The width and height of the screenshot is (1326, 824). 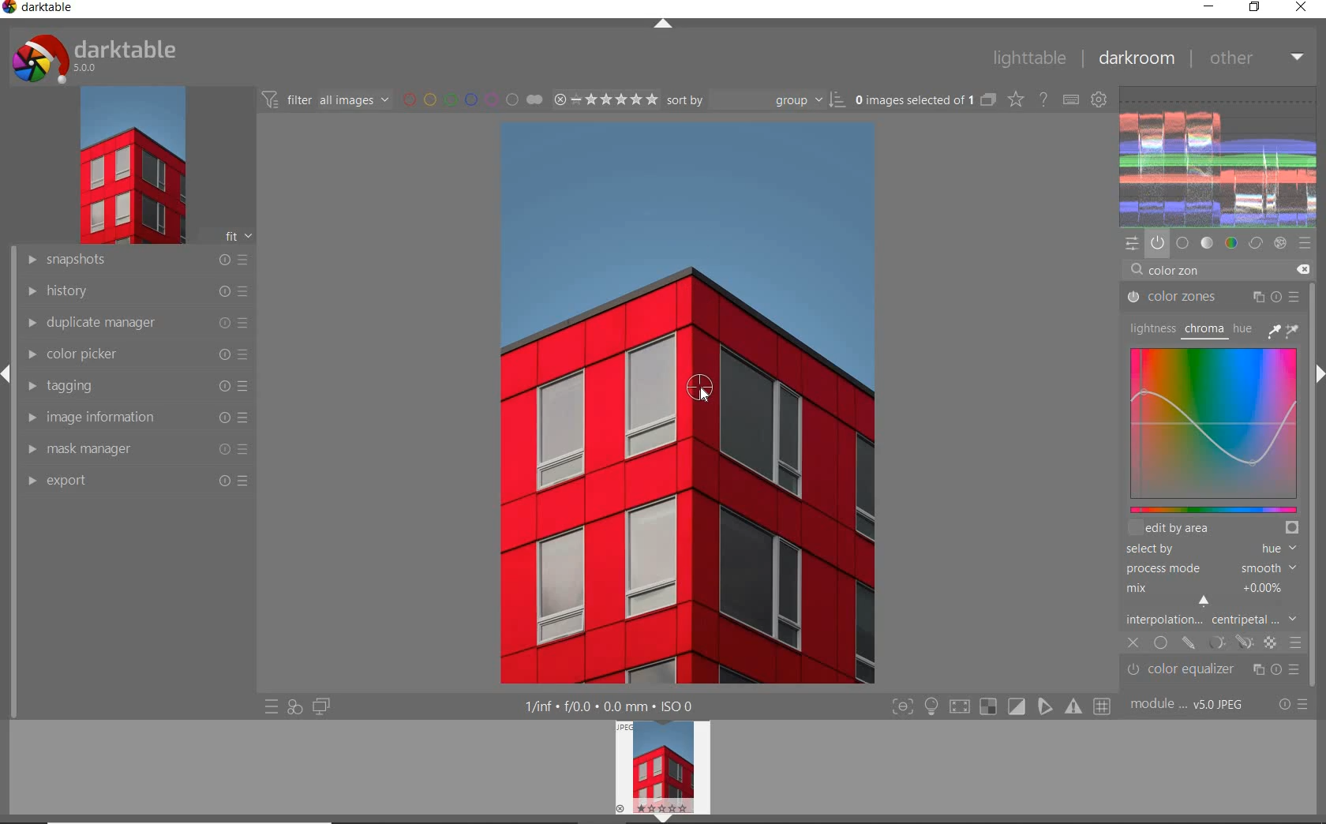 I want to click on mask manager, so click(x=135, y=448).